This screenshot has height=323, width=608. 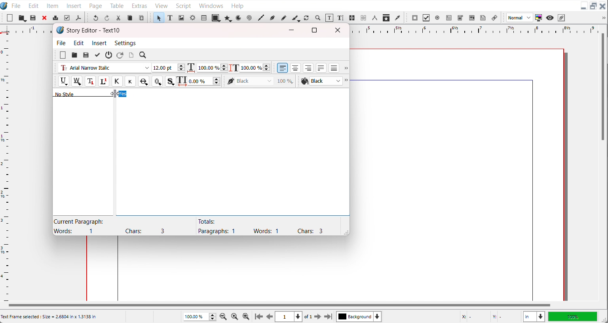 I want to click on Select item, so click(x=158, y=17).